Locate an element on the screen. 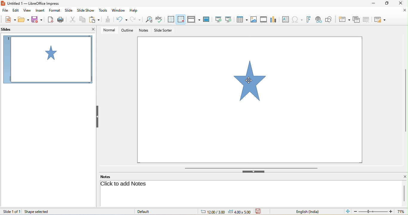 The image size is (408, 215). cursor is located at coordinates (249, 80).